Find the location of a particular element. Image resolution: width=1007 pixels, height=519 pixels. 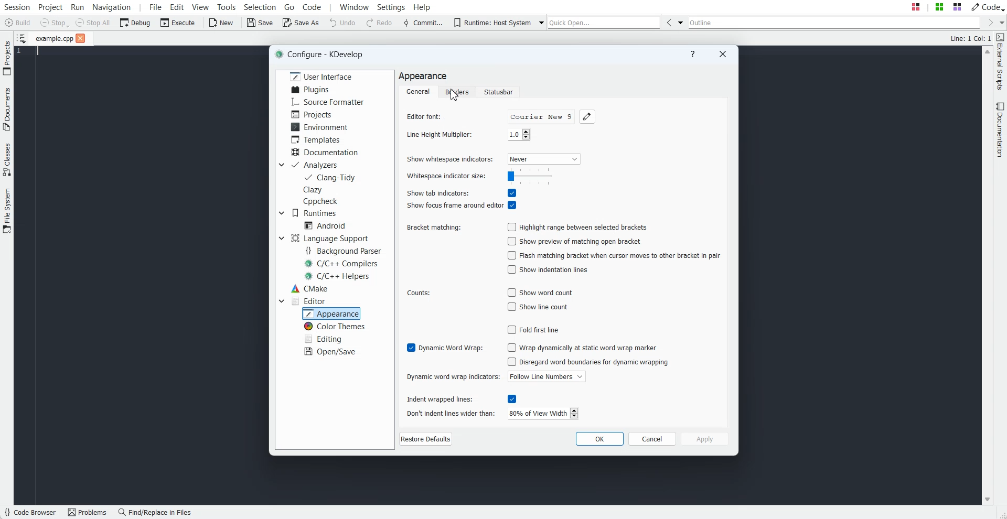

Edit is located at coordinates (177, 7).